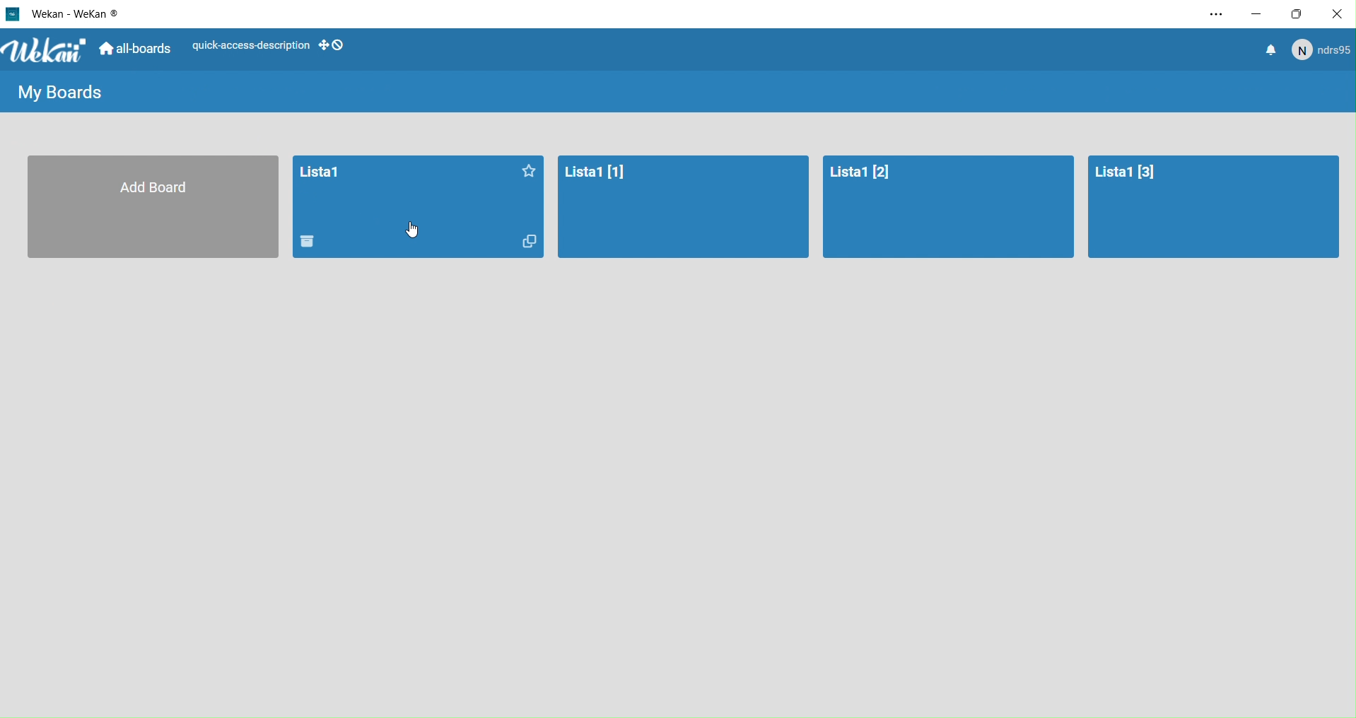 The height and width of the screenshot is (718, 1356). Describe the element at coordinates (271, 50) in the screenshot. I see `Layout options` at that location.